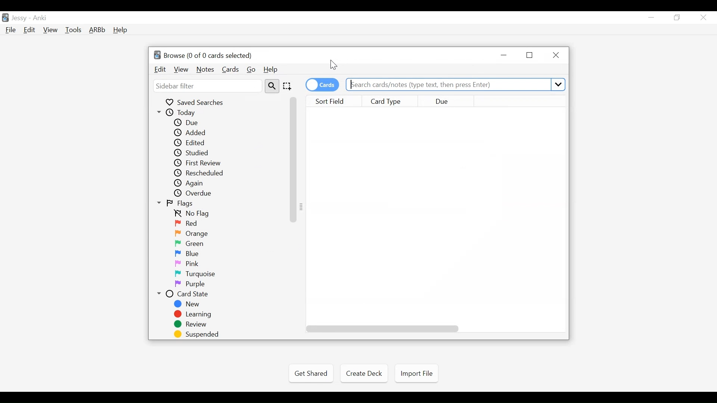  What do you see at coordinates (74, 29) in the screenshot?
I see `Tools` at bounding box center [74, 29].